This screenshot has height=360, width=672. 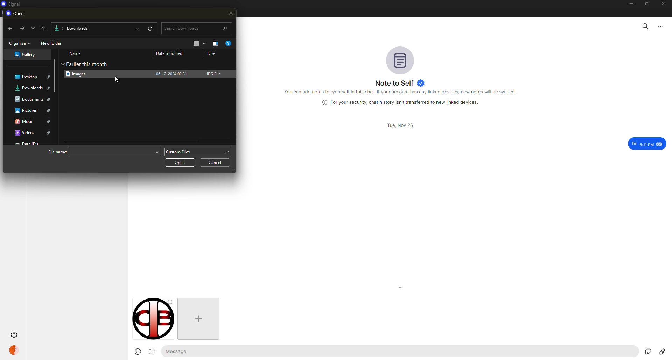 What do you see at coordinates (54, 65) in the screenshot?
I see `scroll bar` at bounding box center [54, 65].